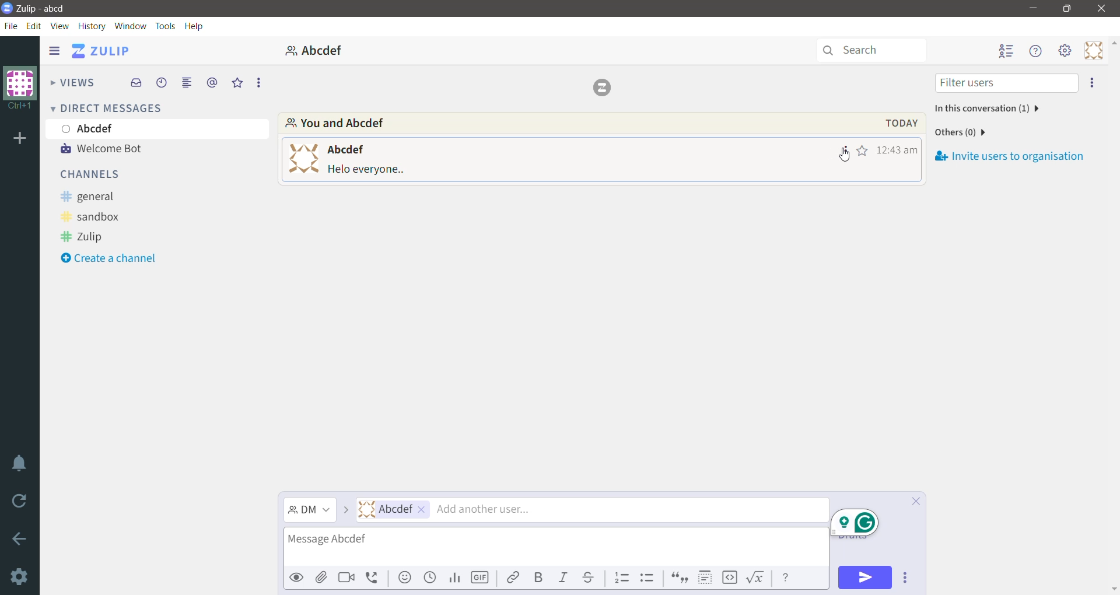 The image size is (1120, 595). Describe the element at coordinates (730, 578) in the screenshot. I see `Code` at that location.